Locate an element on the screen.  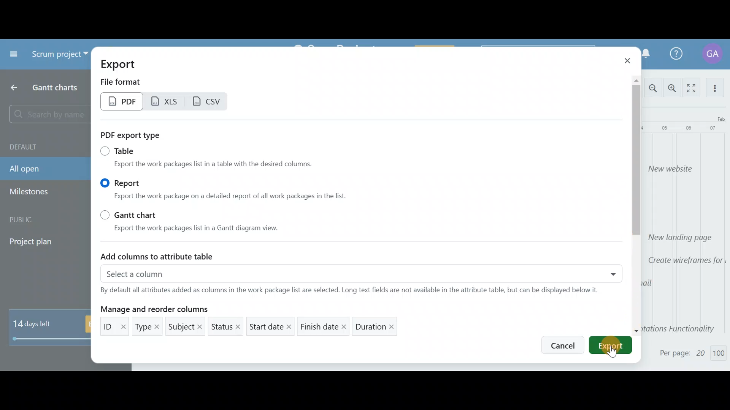
Cancel is located at coordinates (564, 344).